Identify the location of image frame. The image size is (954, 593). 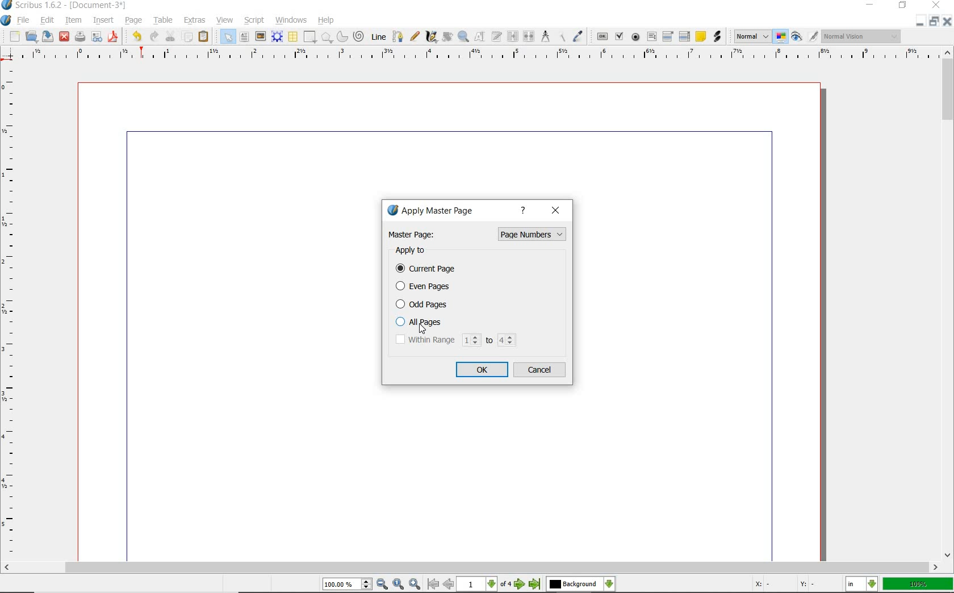
(260, 36).